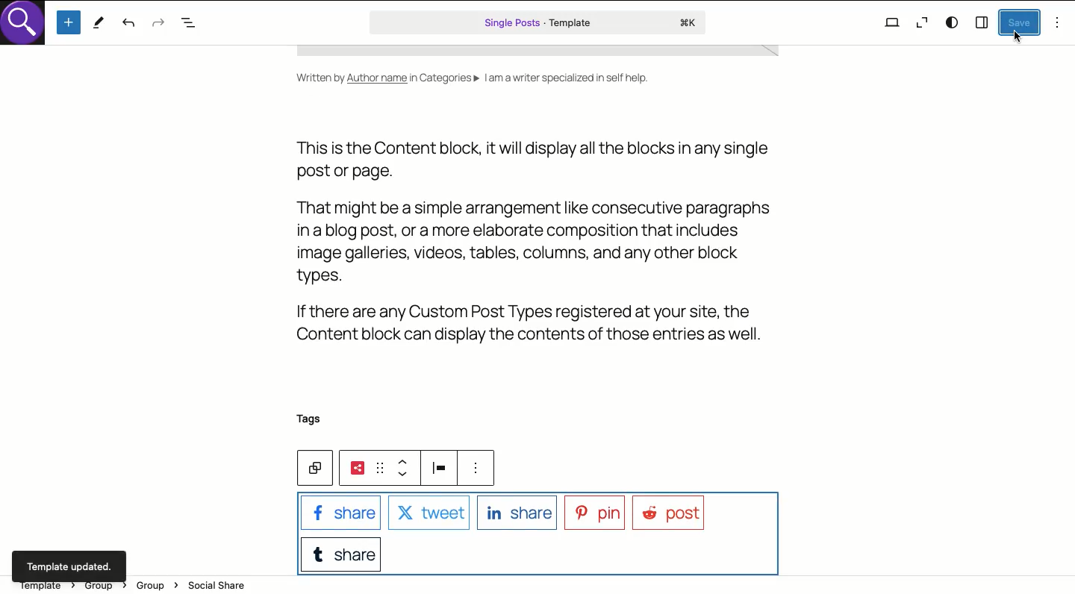  I want to click on Drag, so click(382, 469).